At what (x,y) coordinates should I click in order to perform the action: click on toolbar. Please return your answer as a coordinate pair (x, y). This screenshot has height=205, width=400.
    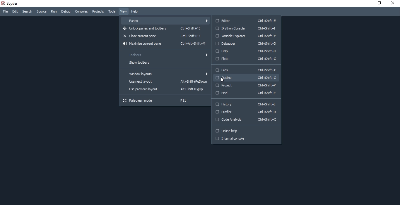
    Looking at the image, I should click on (164, 55).